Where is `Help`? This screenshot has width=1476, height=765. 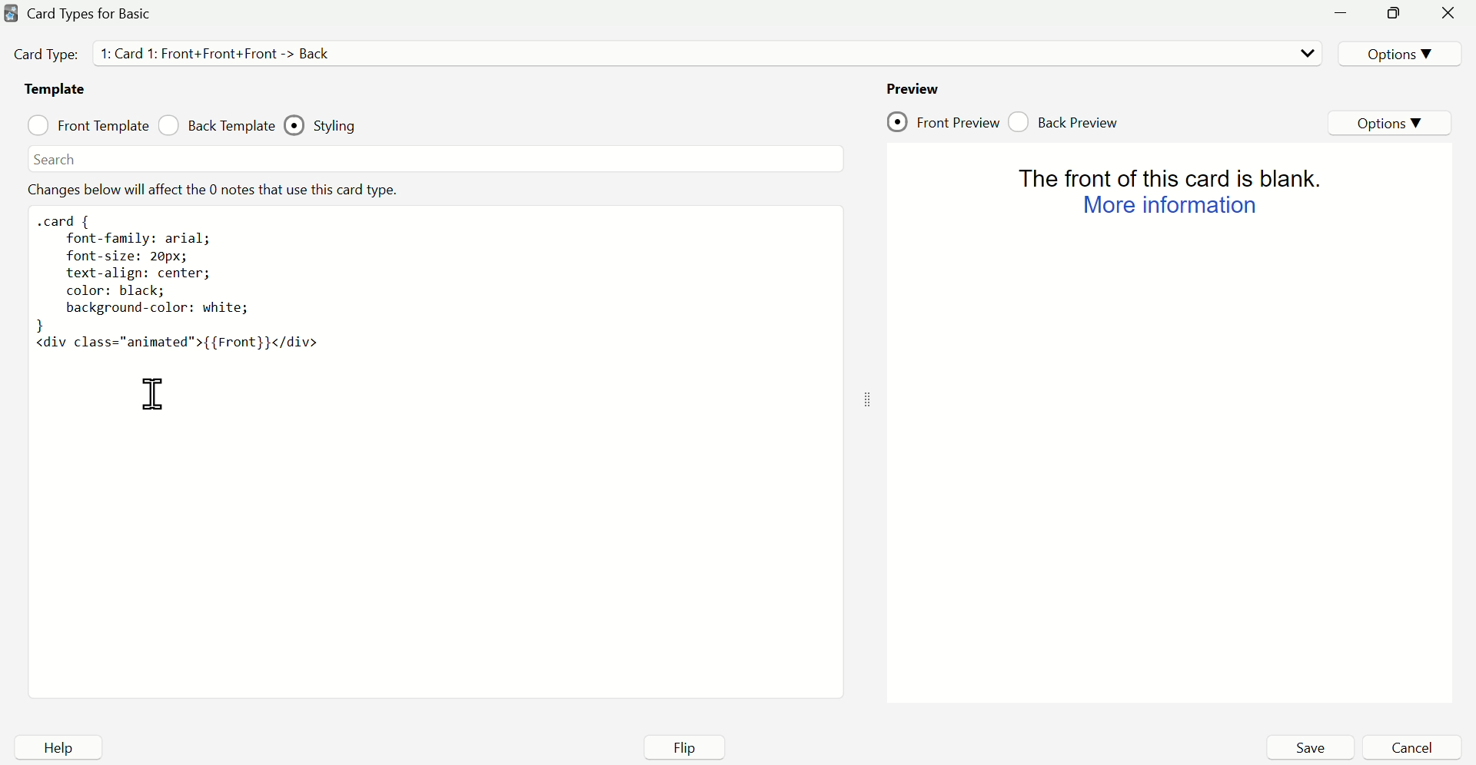 Help is located at coordinates (56, 748).